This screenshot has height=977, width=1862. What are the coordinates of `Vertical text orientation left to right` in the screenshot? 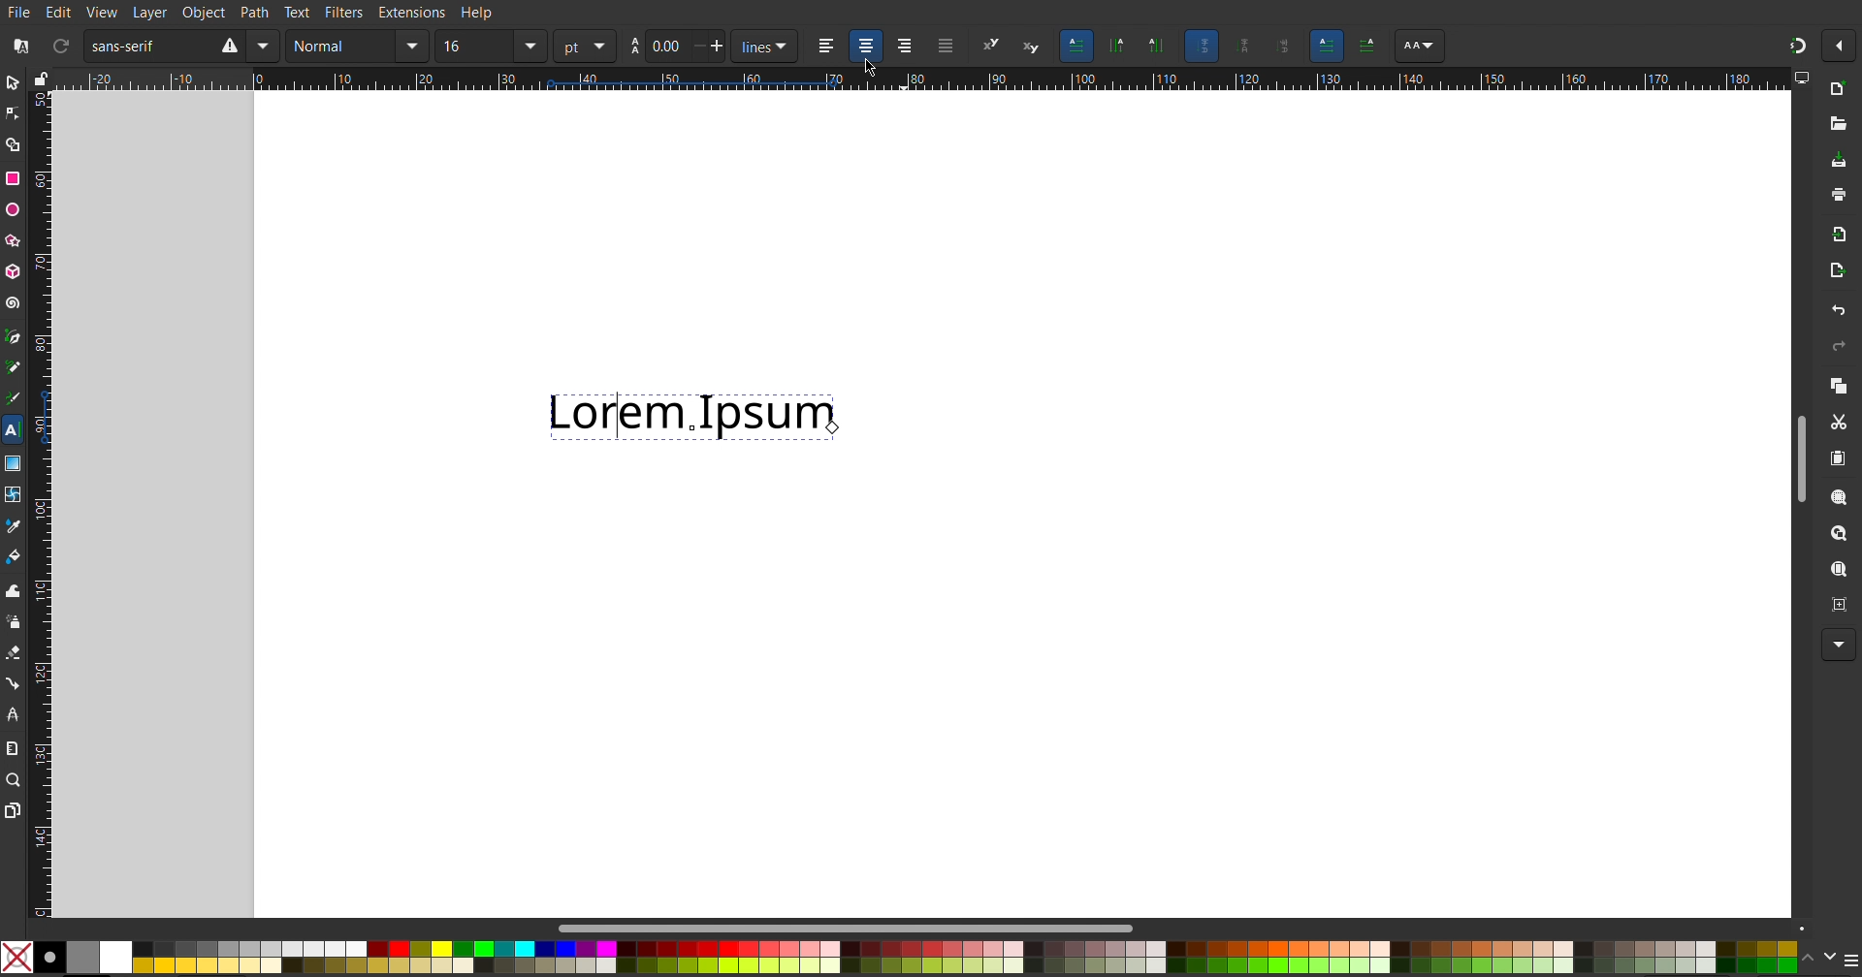 It's located at (1154, 47).